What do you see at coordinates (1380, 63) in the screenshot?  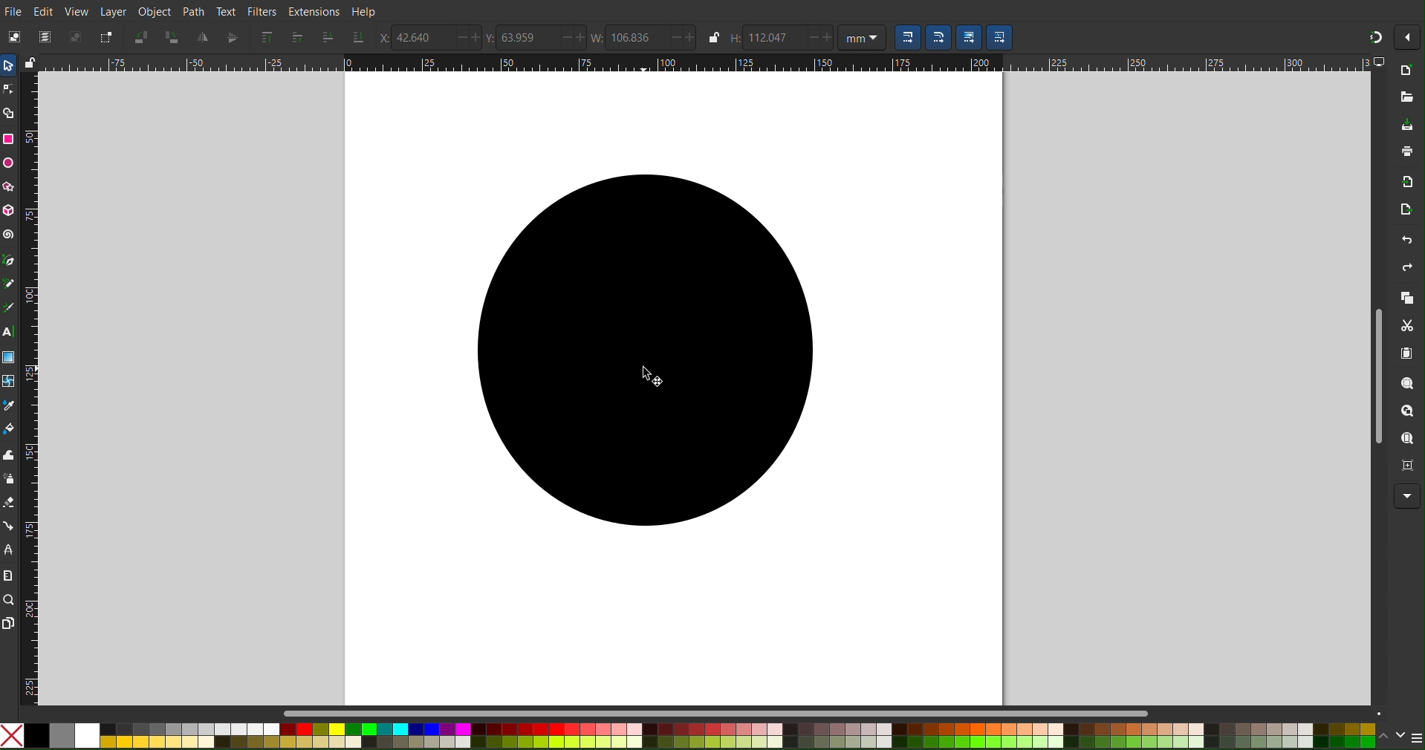 I see `computer icon` at bounding box center [1380, 63].